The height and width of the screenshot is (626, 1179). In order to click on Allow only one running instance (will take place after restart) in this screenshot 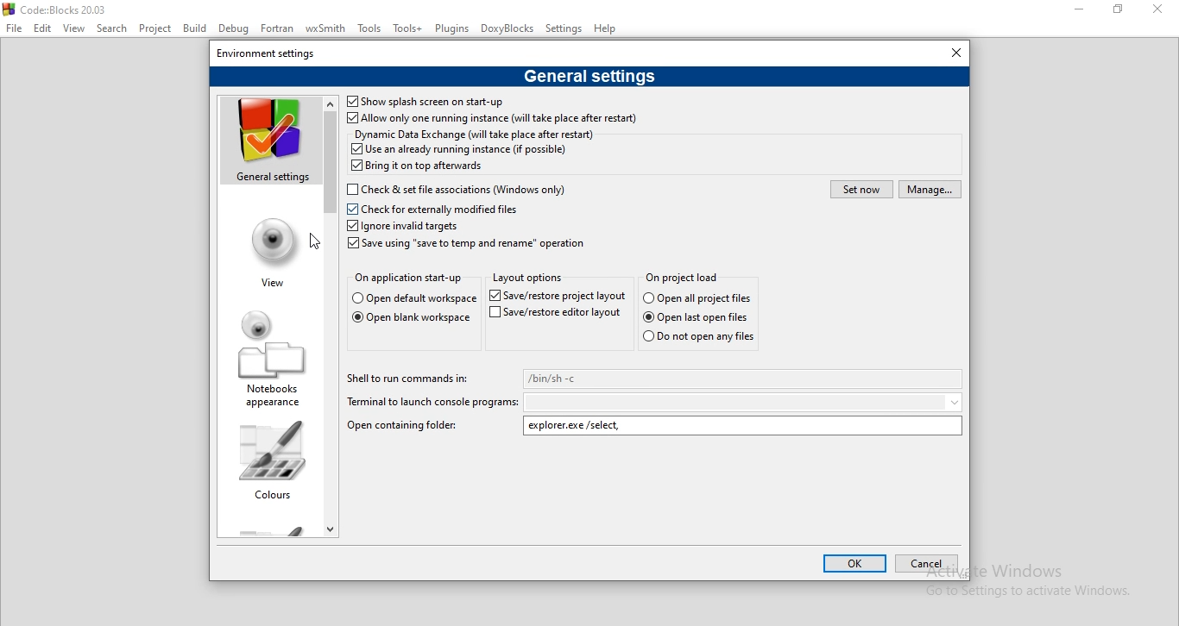, I will do `click(490, 119)`.